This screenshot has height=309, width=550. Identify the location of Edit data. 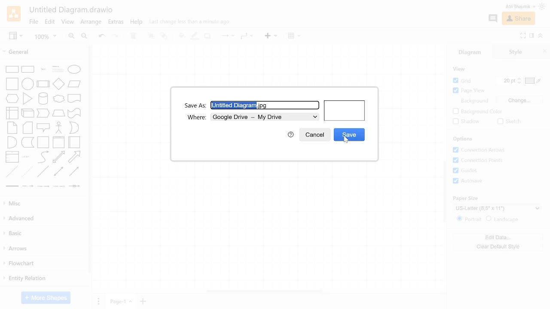
(496, 236).